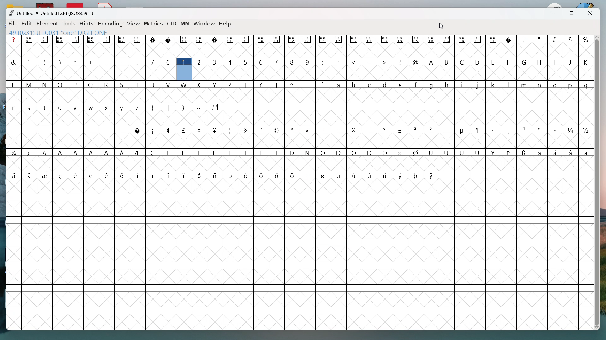 This screenshot has height=340, width=606. Describe the element at coordinates (76, 152) in the screenshot. I see `symbol` at that location.